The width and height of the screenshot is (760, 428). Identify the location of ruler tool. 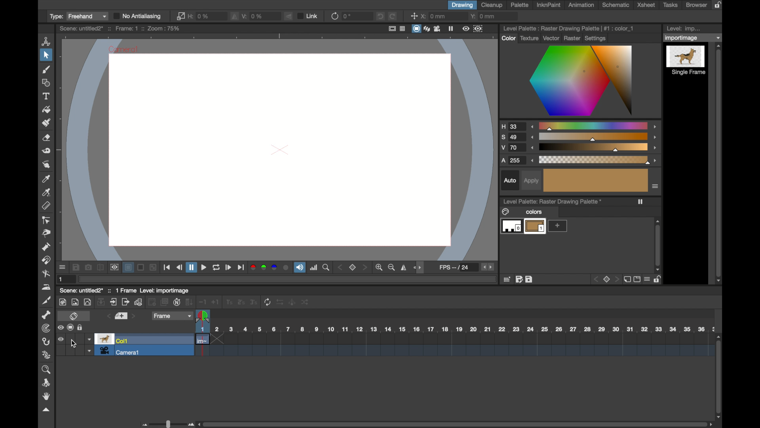
(46, 206).